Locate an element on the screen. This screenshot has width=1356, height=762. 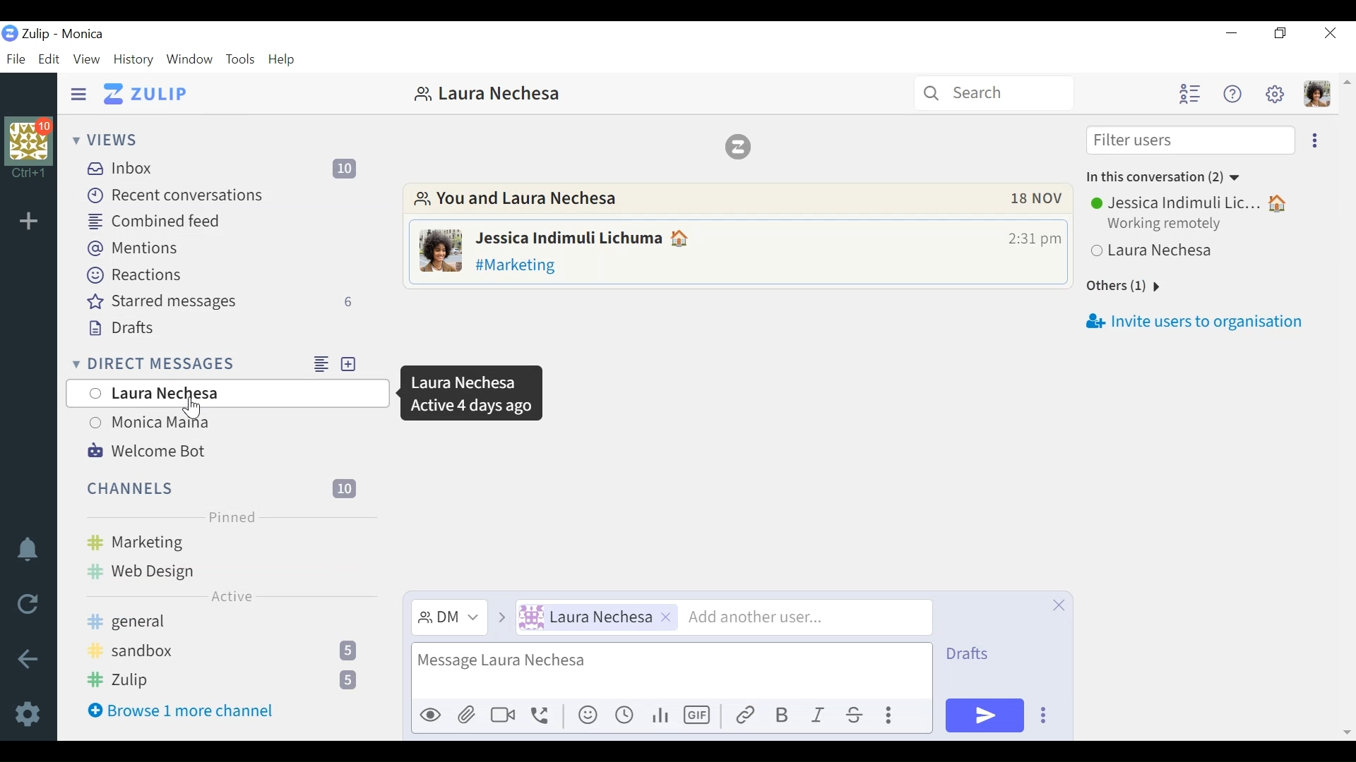
user is located at coordinates (488, 95).